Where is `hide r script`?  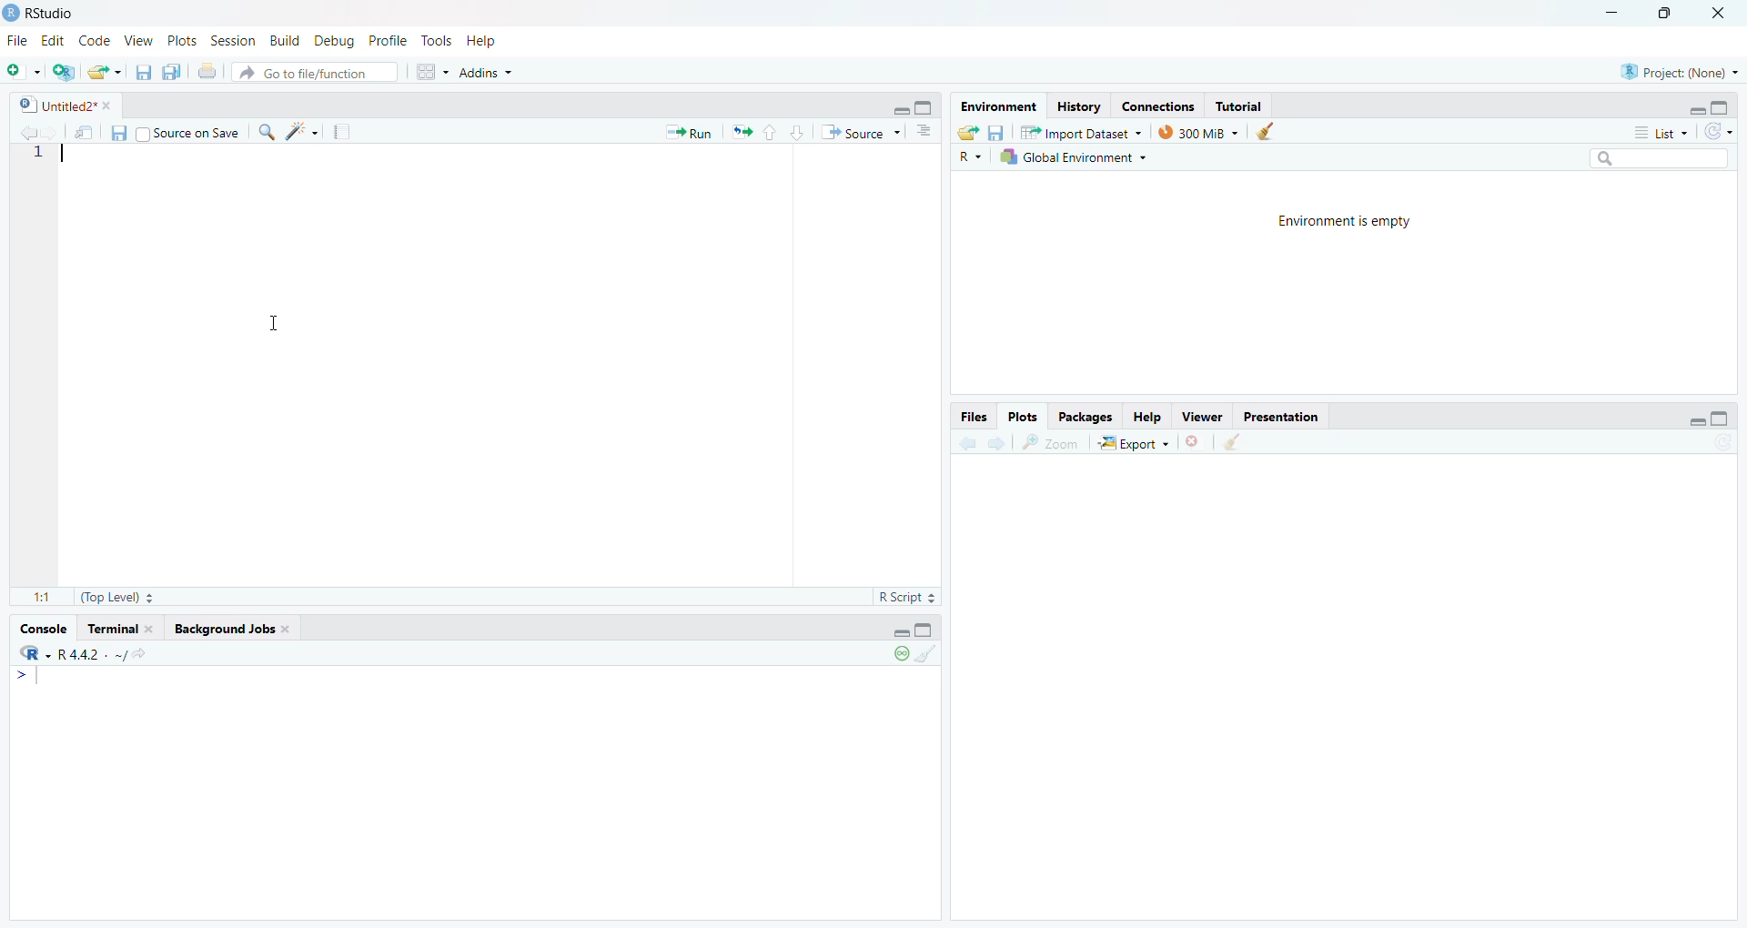 hide r script is located at coordinates (898, 630).